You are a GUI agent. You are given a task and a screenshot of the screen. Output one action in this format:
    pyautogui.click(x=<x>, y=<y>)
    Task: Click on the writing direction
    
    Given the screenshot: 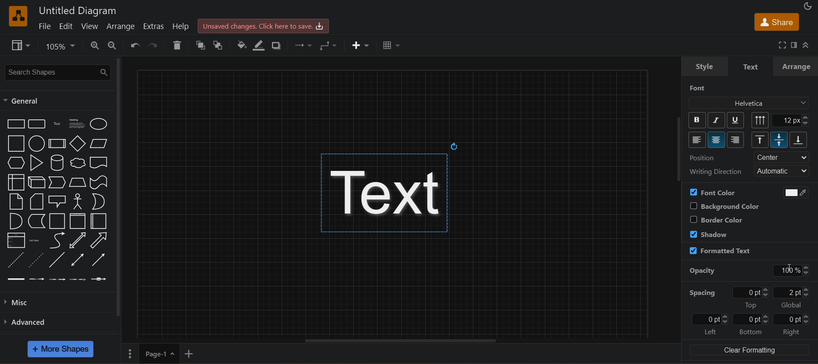 What is the action you would take?
    pyautogui.click(x=715, y=171)
    